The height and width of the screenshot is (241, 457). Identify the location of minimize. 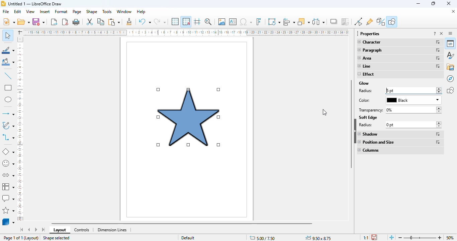
(419, 4).